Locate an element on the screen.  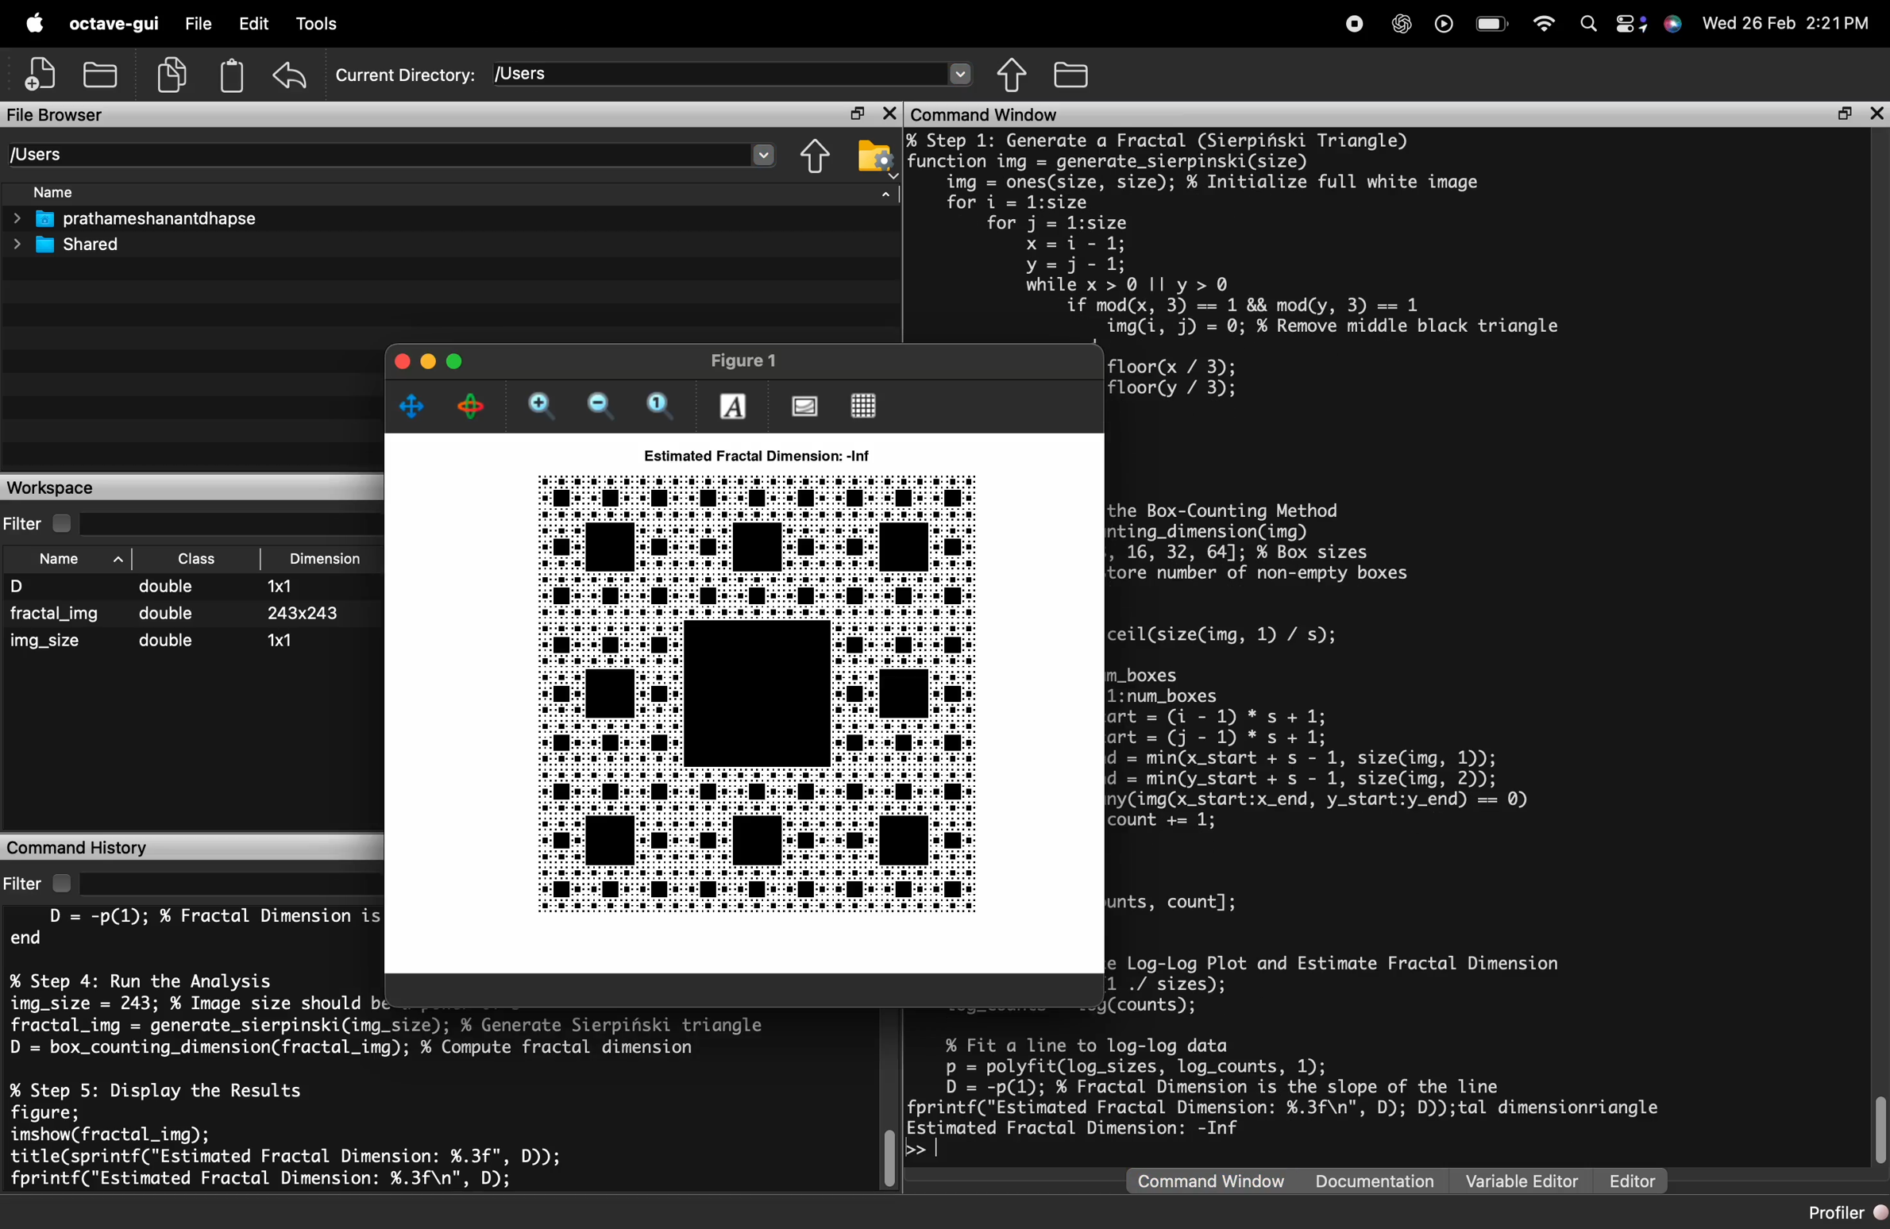
filter input field is located at coordinates (224, 517).